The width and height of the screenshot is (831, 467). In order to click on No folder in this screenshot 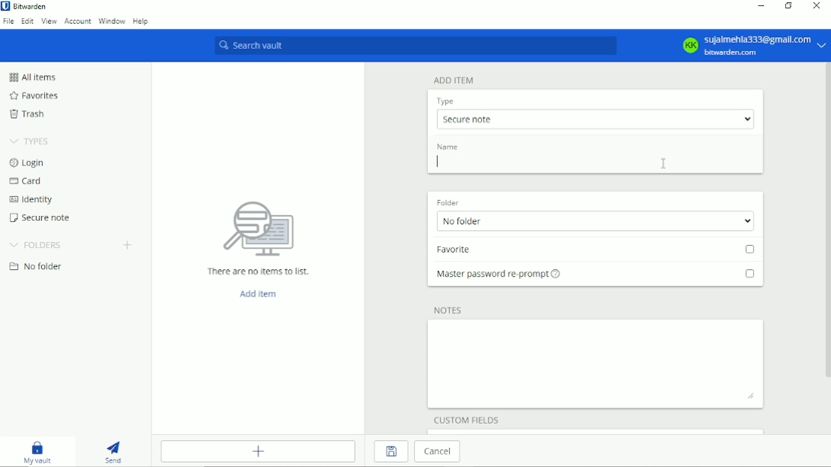, I will do `click(36, 267)`.